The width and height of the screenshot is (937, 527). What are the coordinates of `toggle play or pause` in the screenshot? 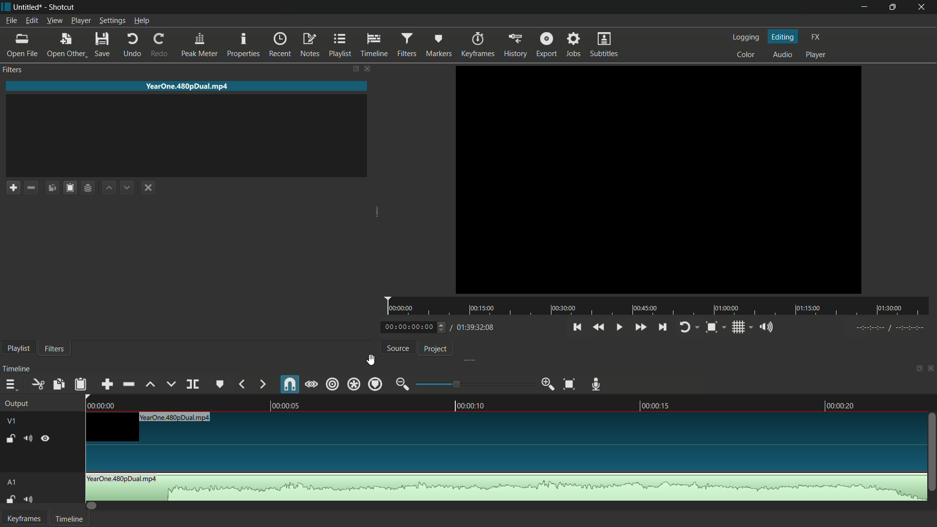 It's located at (617, 327).